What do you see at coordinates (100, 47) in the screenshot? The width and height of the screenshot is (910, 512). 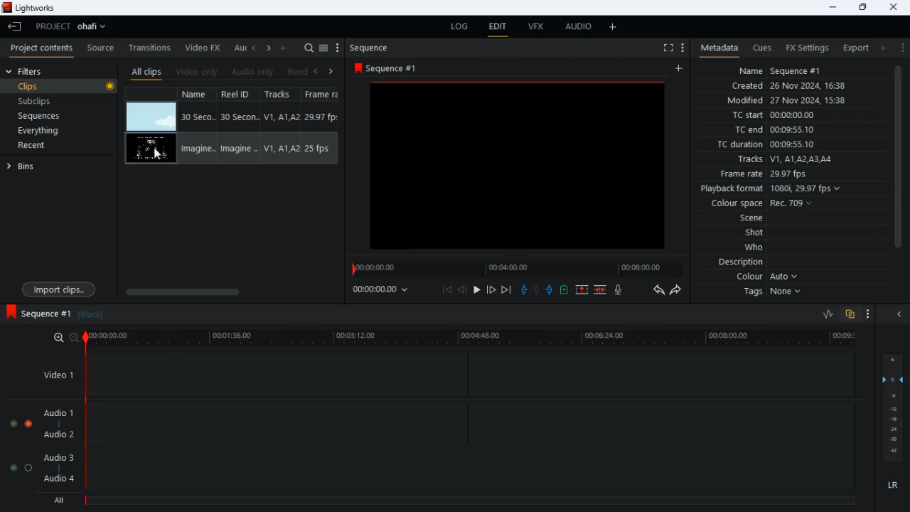 I see `source` at bounding box center [100, 47].